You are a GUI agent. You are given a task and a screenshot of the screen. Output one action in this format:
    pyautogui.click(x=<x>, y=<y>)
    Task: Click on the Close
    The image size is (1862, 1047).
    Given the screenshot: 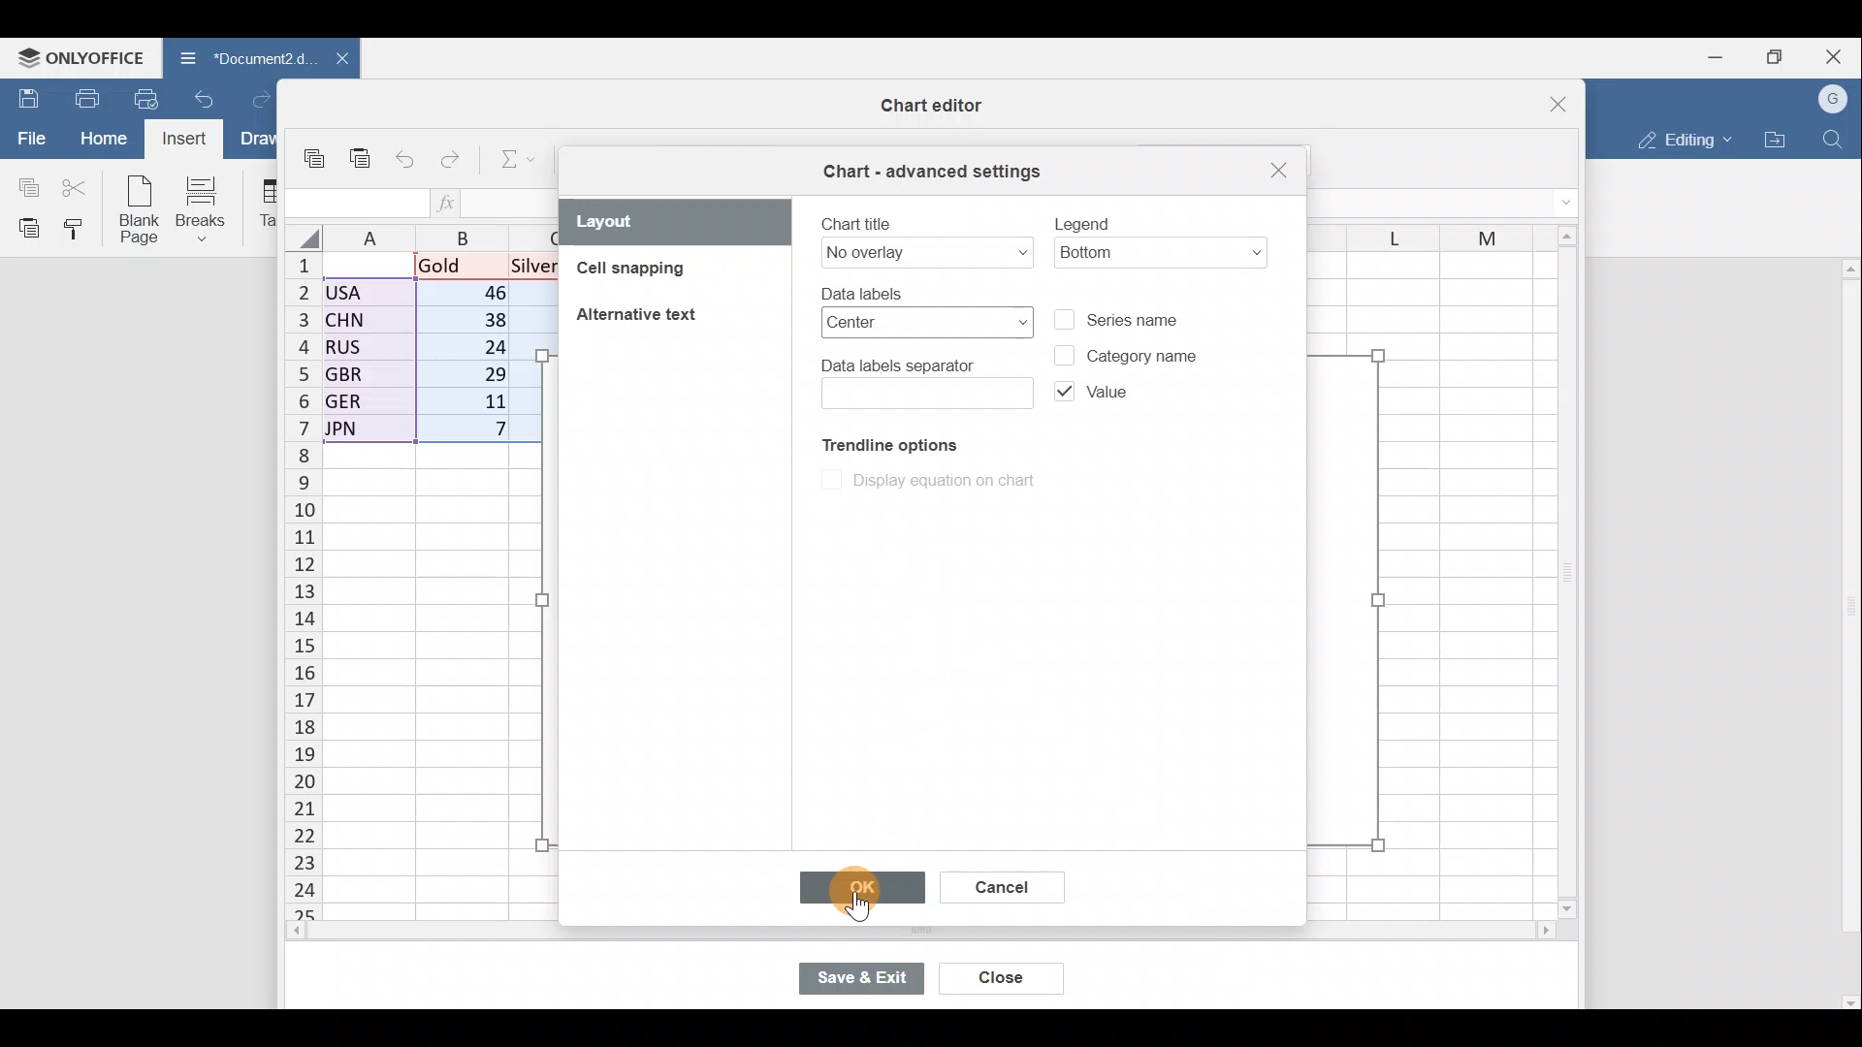 What is the action you would take?
    pyautogui.click(x=1839, y=55)
    